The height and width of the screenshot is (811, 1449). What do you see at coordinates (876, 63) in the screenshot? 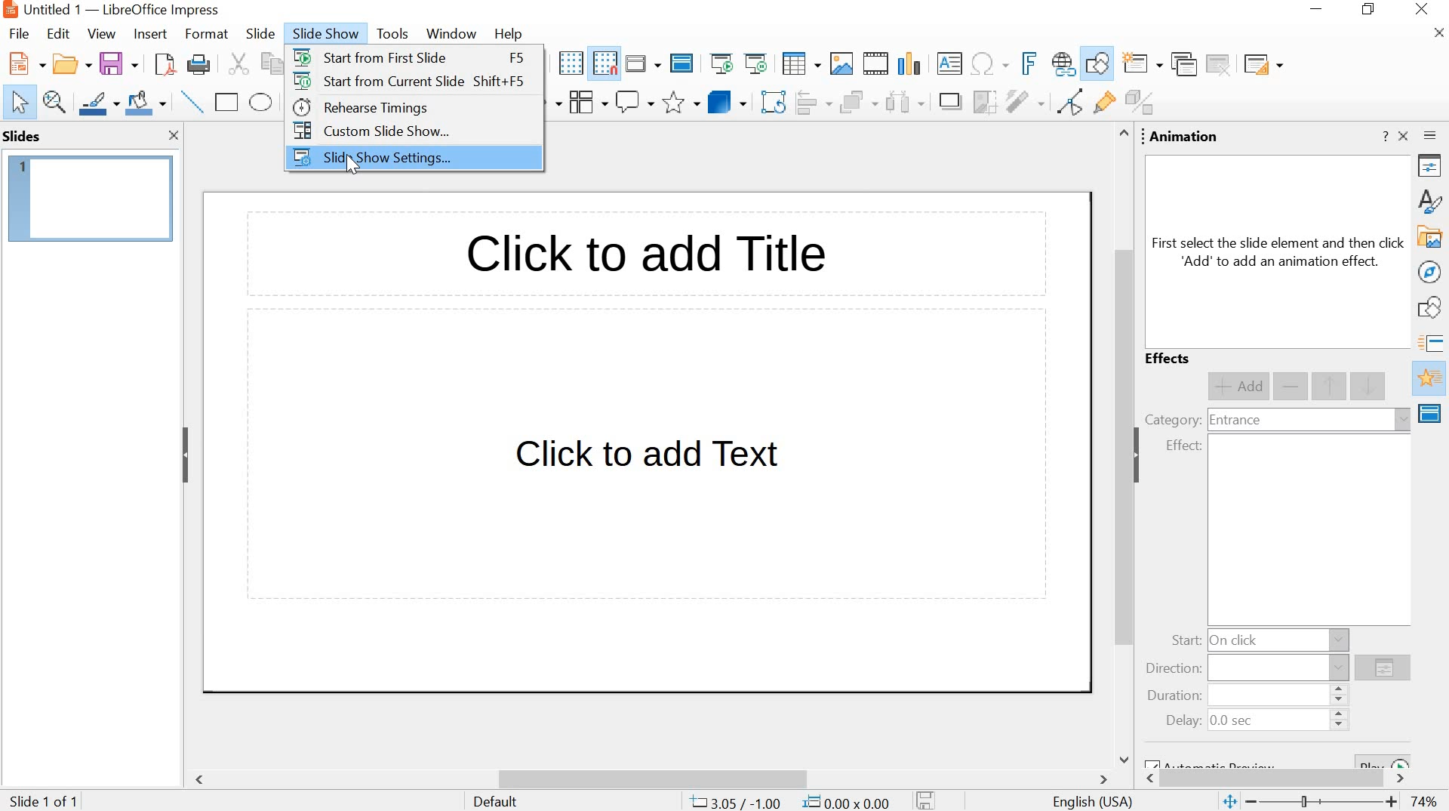
I see `insert video` at bounding box center [876, 63].